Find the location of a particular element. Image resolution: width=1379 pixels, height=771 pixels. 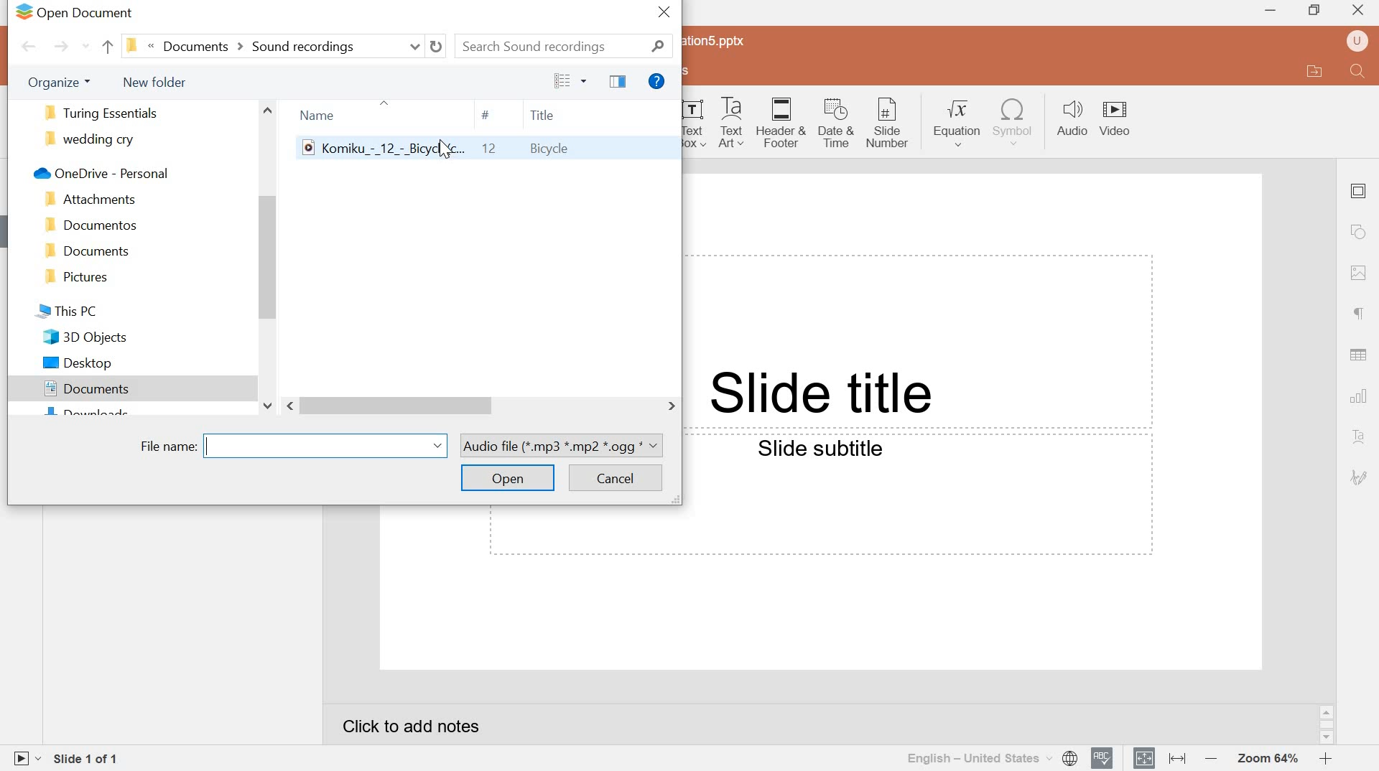

logo is located at coordinates (23, 12).